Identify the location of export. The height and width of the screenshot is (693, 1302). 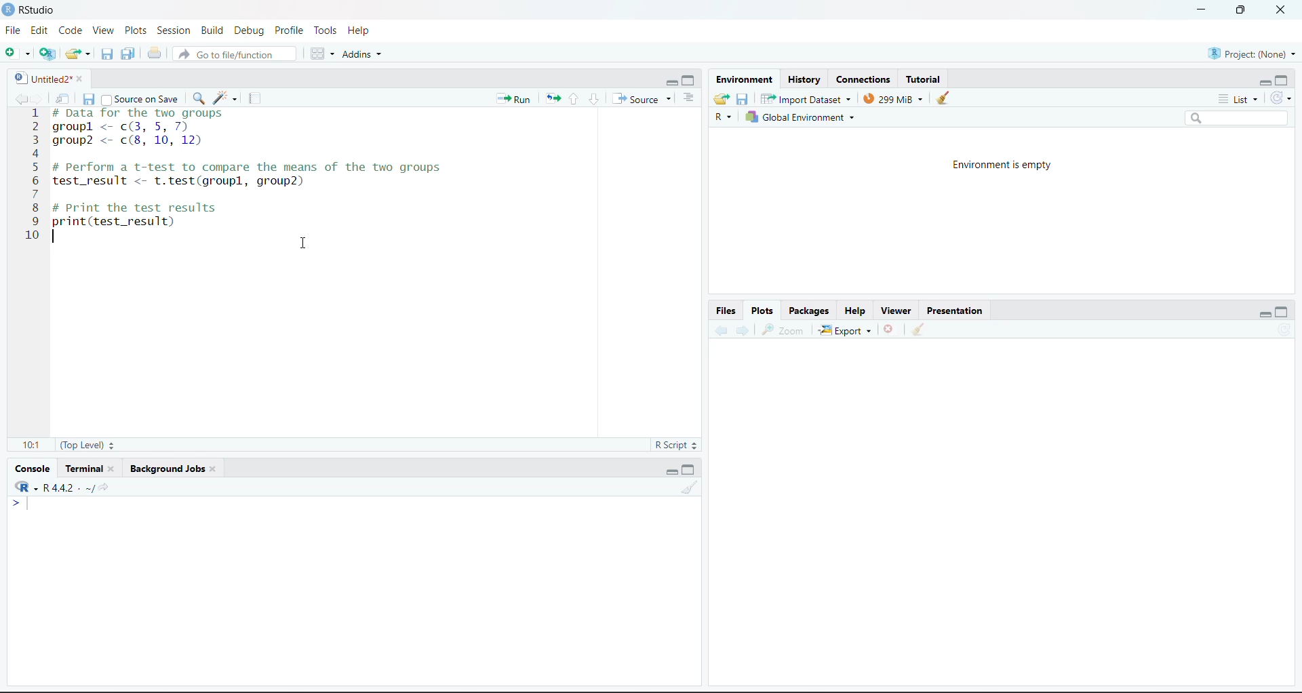
(846, 330).